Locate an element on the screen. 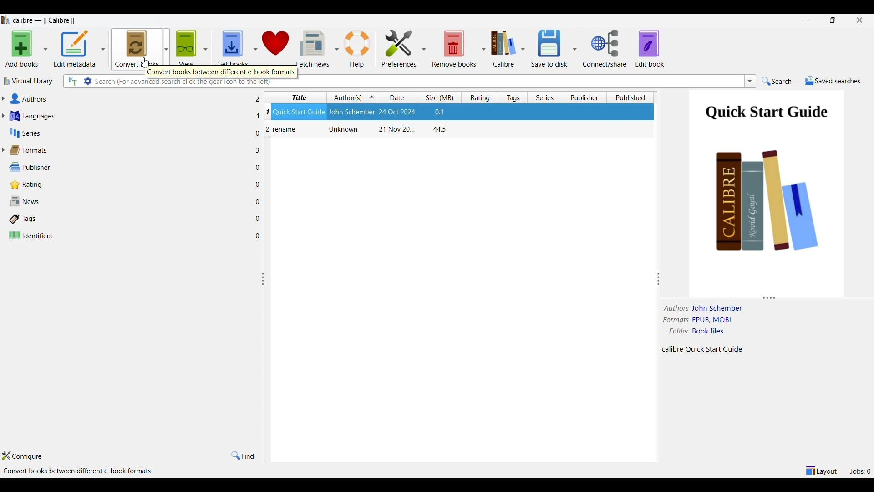 This screenshot has width=874, height=492. Expand forrmats is located at coordinates (3, 150).